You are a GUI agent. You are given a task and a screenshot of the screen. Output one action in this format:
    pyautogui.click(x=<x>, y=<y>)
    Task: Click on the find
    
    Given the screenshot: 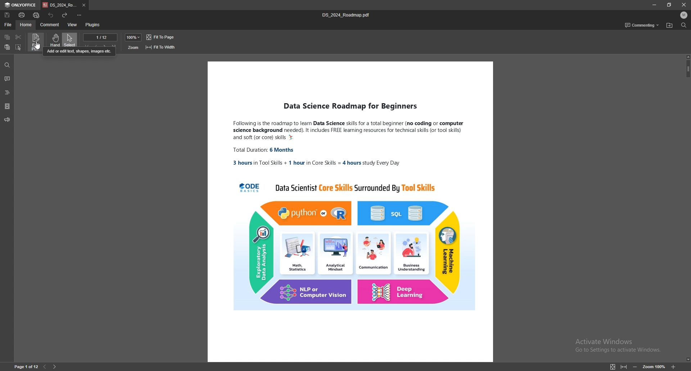 What is the action you would take?
    pyautogui.click(x=7, y=65)
    